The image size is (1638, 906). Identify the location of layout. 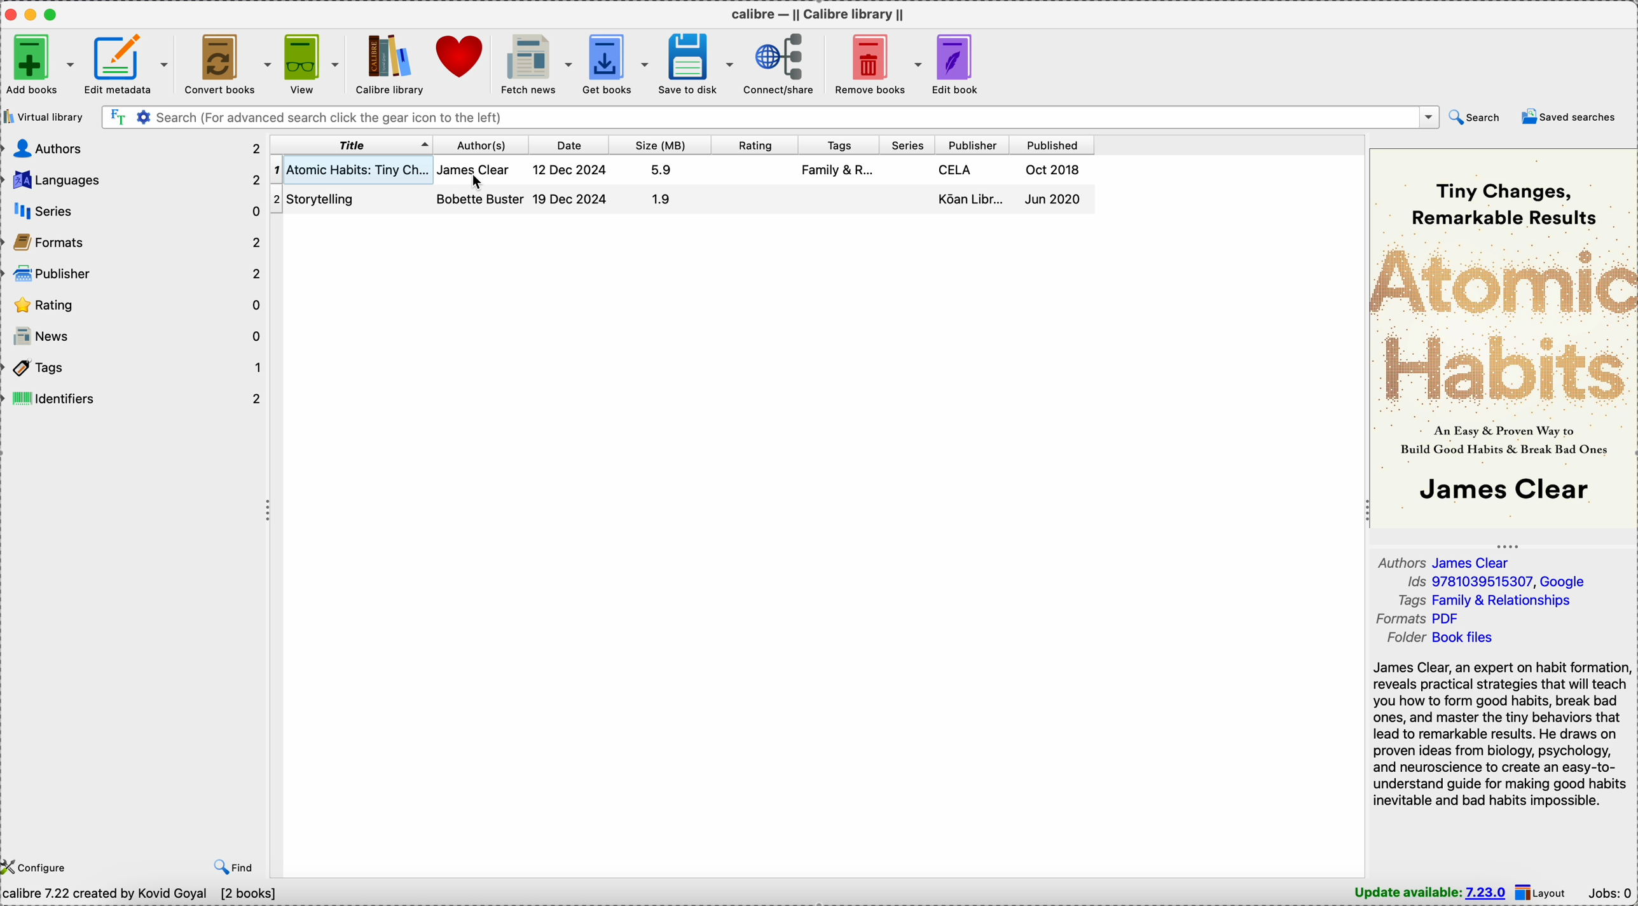
(1541, 893).